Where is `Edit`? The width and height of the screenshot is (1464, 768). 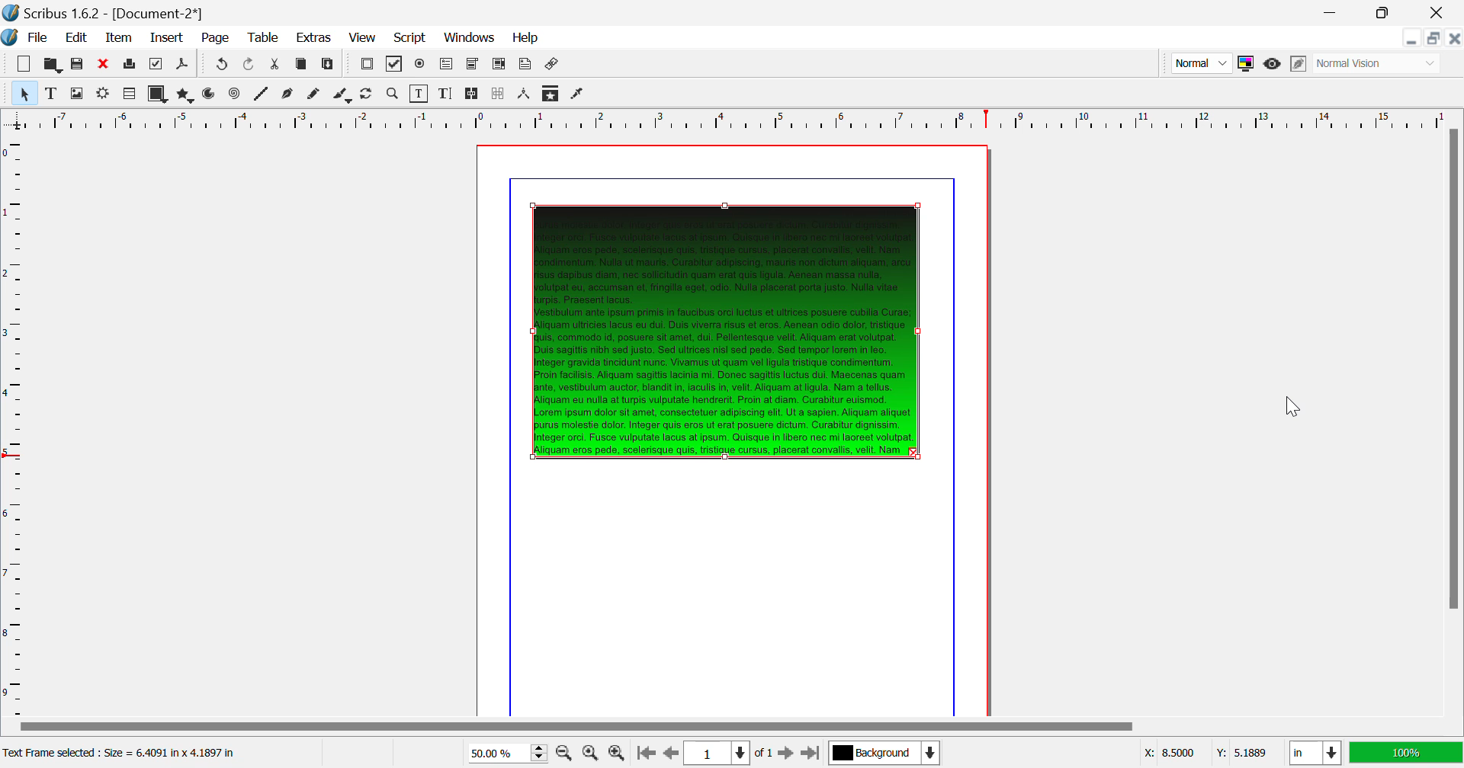
Edit is located at coordinates (73, 38).